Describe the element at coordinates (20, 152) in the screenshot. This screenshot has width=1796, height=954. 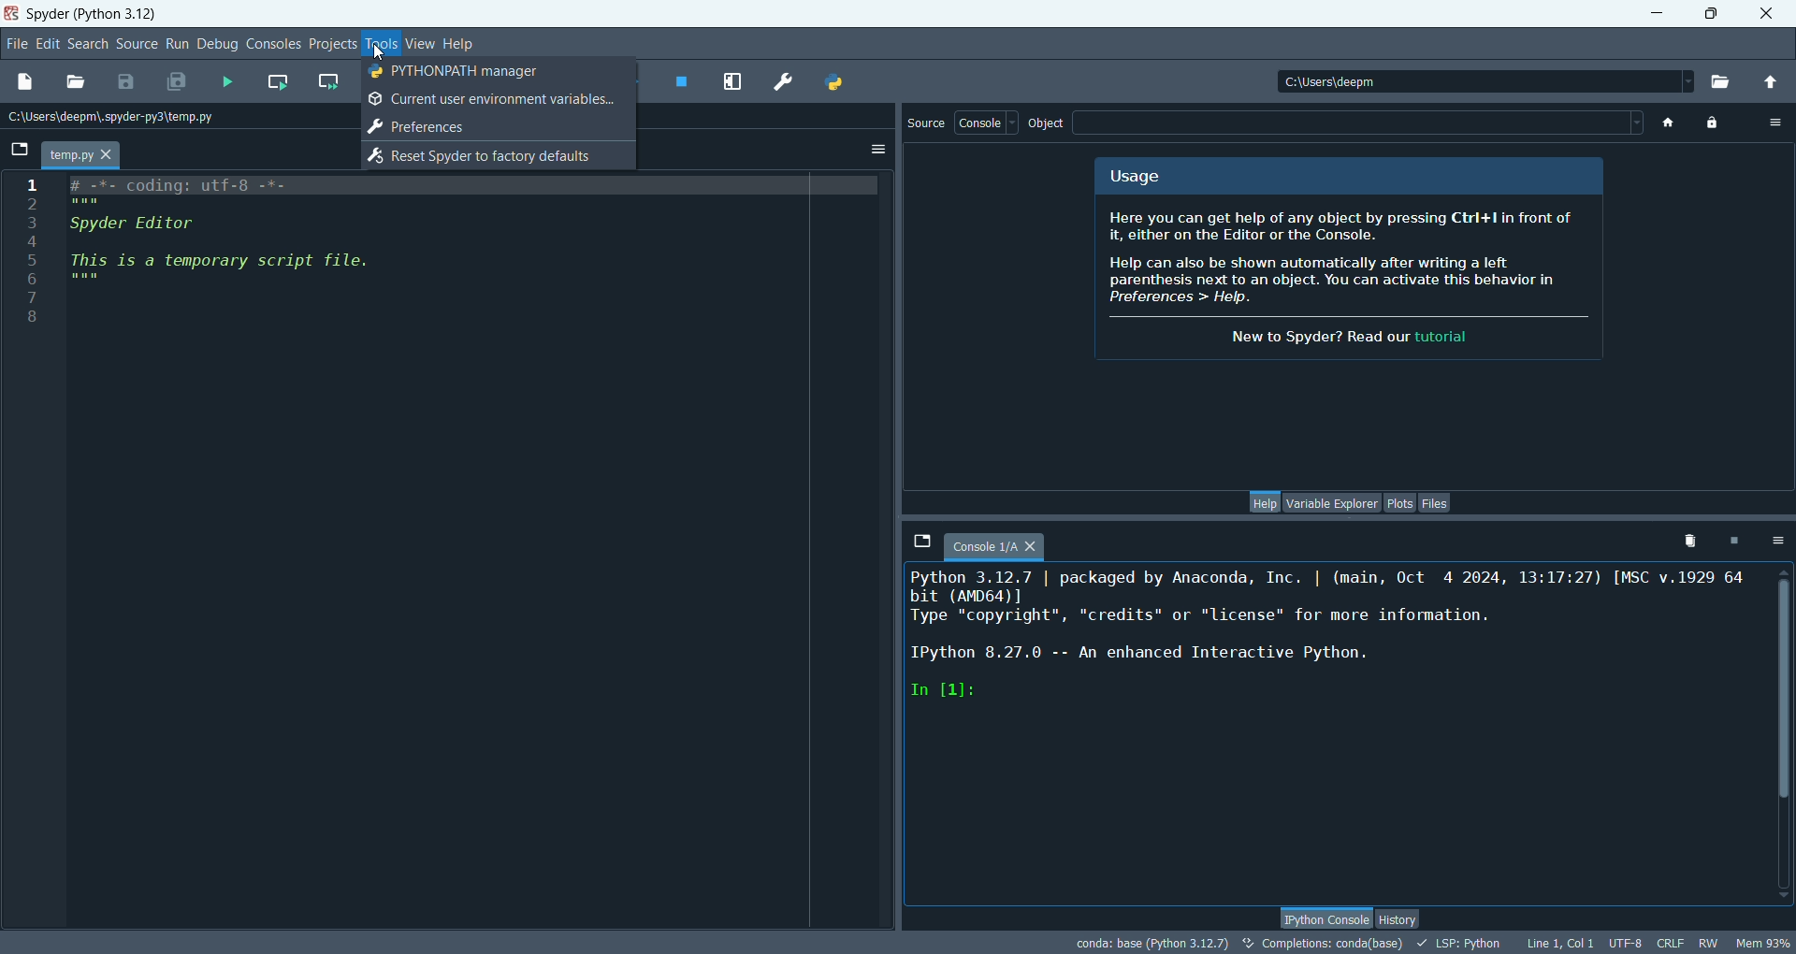
I see `browse tab` at that location.